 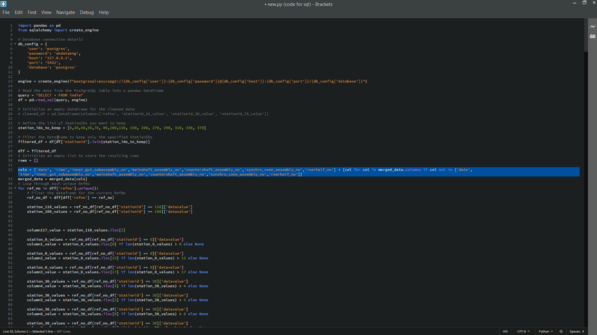 What do you see at coordinates (592, 27) in the screenshot?
I see `live preview` at bounding box center [592, 27].